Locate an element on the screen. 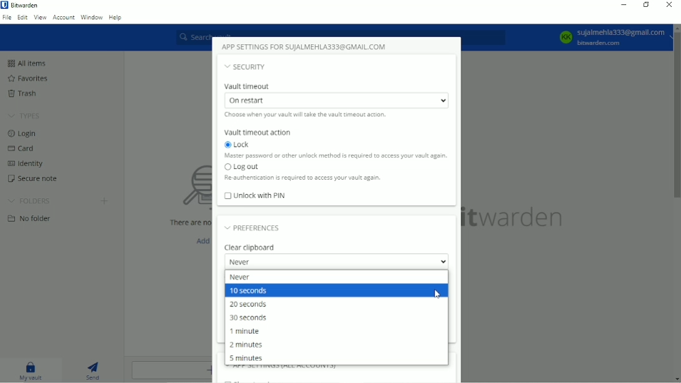  Vertical scrollbar is located at coordinates (677, 120).